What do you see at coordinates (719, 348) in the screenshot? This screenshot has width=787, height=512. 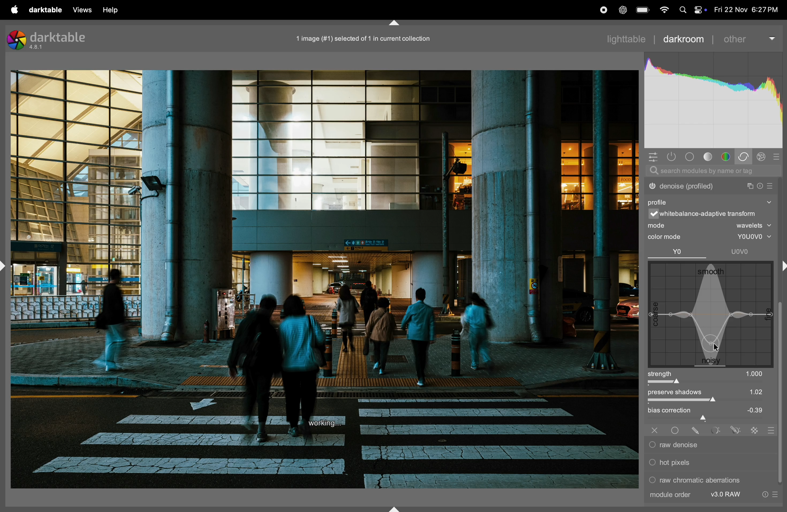 I see `cursor` at bounding box center [719, 348].